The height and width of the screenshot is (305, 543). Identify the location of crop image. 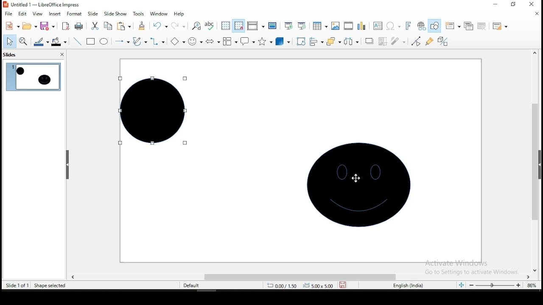
(383, 41).